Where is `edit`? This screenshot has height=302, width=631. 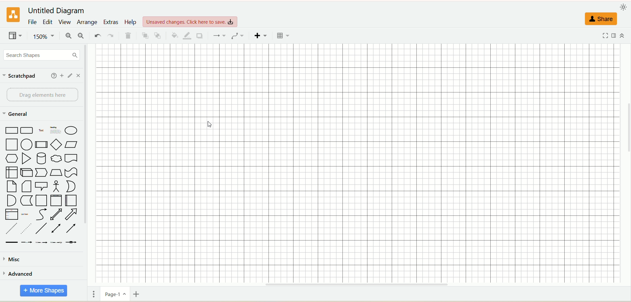 edit is located at coordinates (70, 76).